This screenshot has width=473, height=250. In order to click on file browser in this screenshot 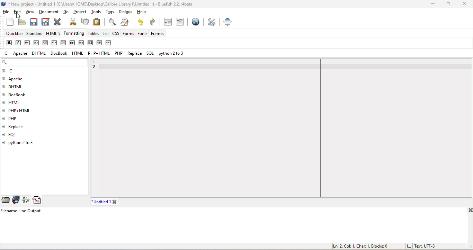, I will do `click(6, 200)`.